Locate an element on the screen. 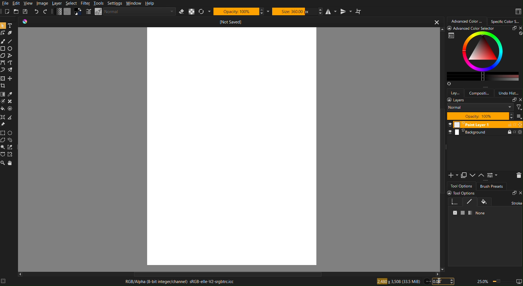  Advanced Color Selector is located at coordinates (465, 20).